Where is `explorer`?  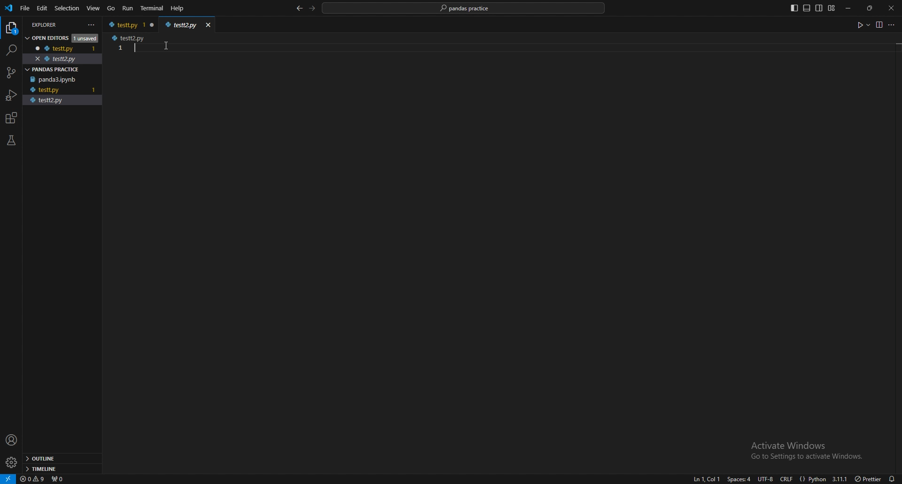 explorer is located at coordinates (12, 28).